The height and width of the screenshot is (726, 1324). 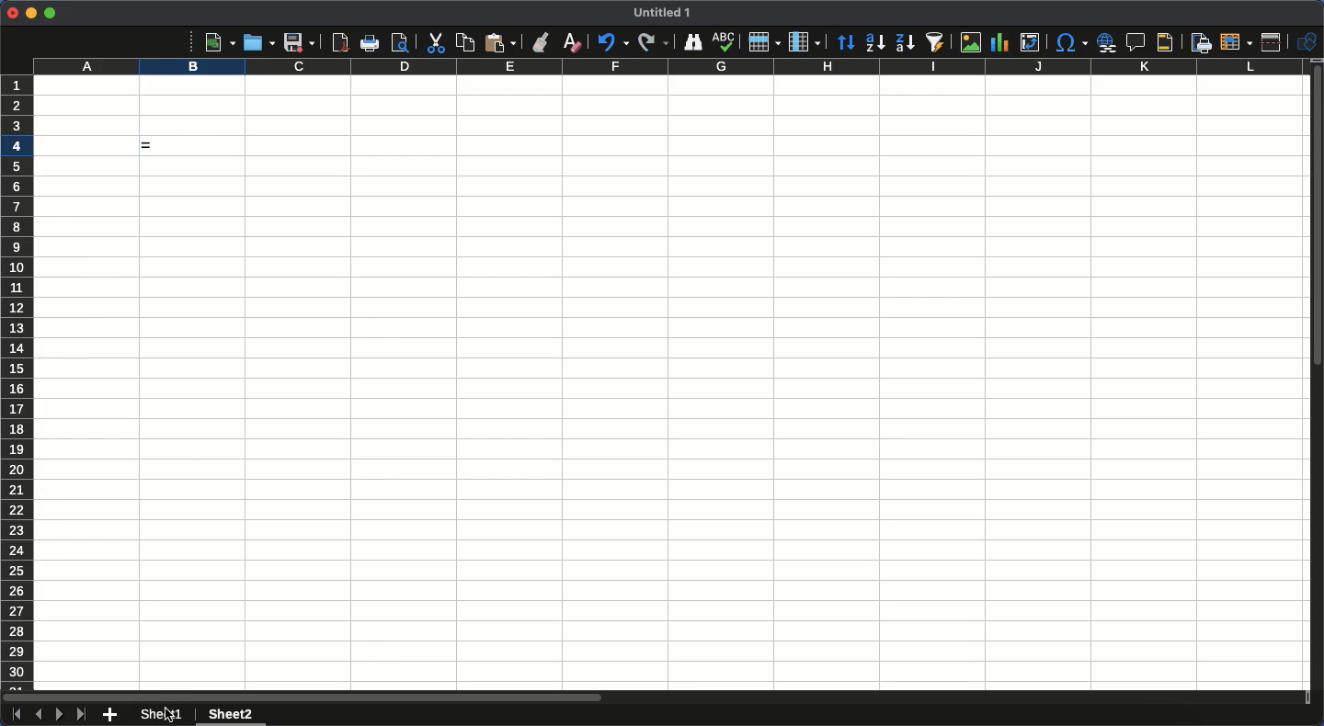 I want to click on Autofilter, so click(x=934, y=42).